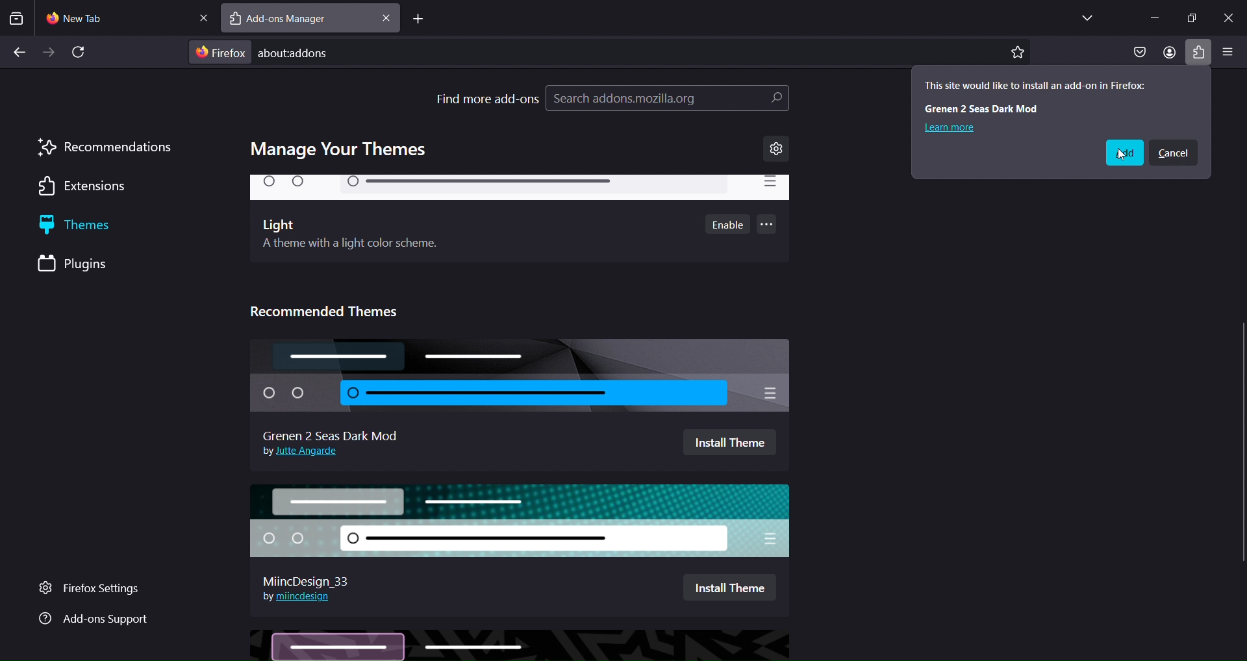 The height and width of the screenshot is (661, 1247). I want to click on by lutte angrade, so click(305, 453).